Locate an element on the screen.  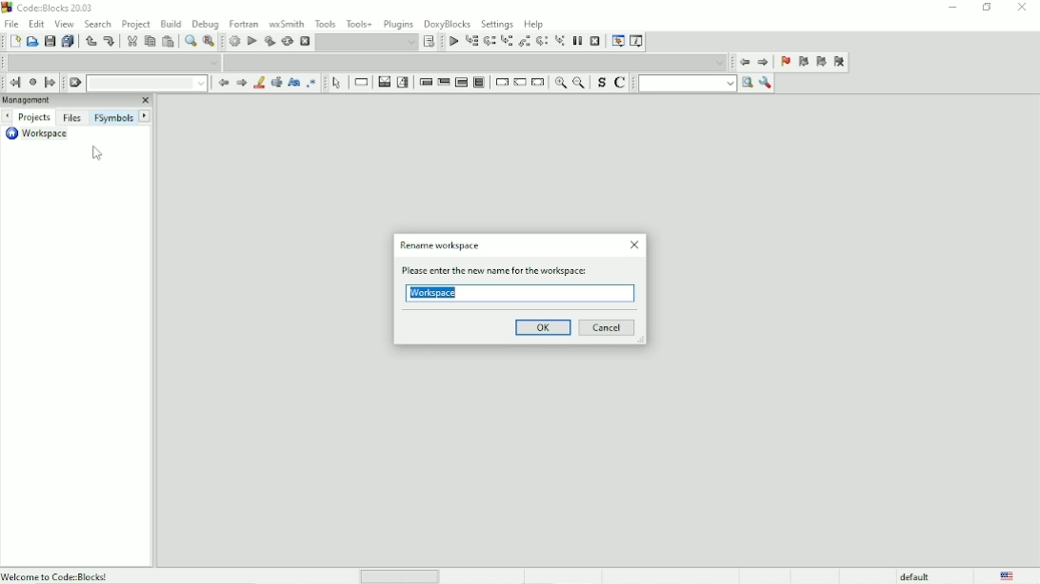
Previous bookmark is located at coordinates (803, 64).